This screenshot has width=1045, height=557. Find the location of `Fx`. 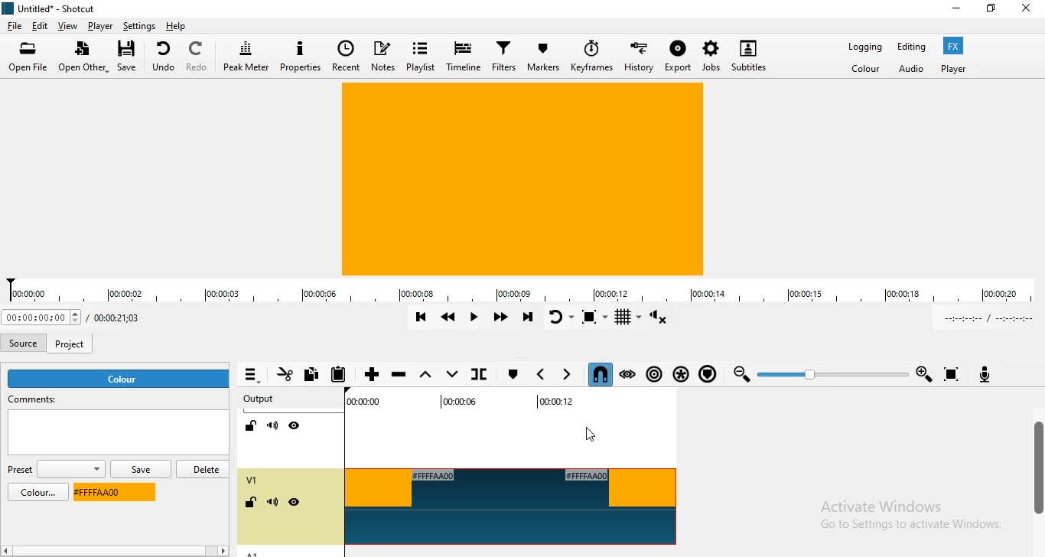

Fx is located at coordinates (952, 46).